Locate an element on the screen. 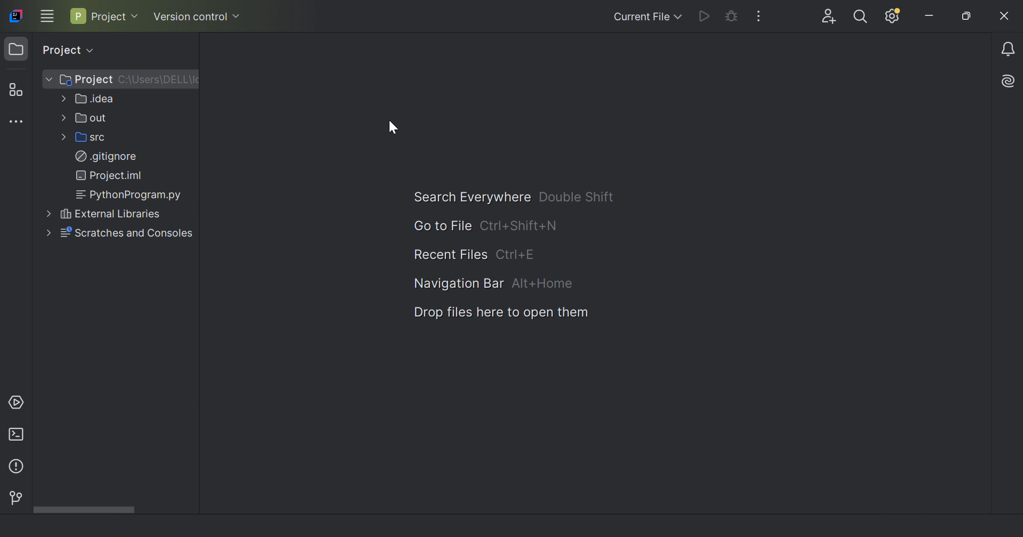  More tool windows is located at coordinates (19, 121).